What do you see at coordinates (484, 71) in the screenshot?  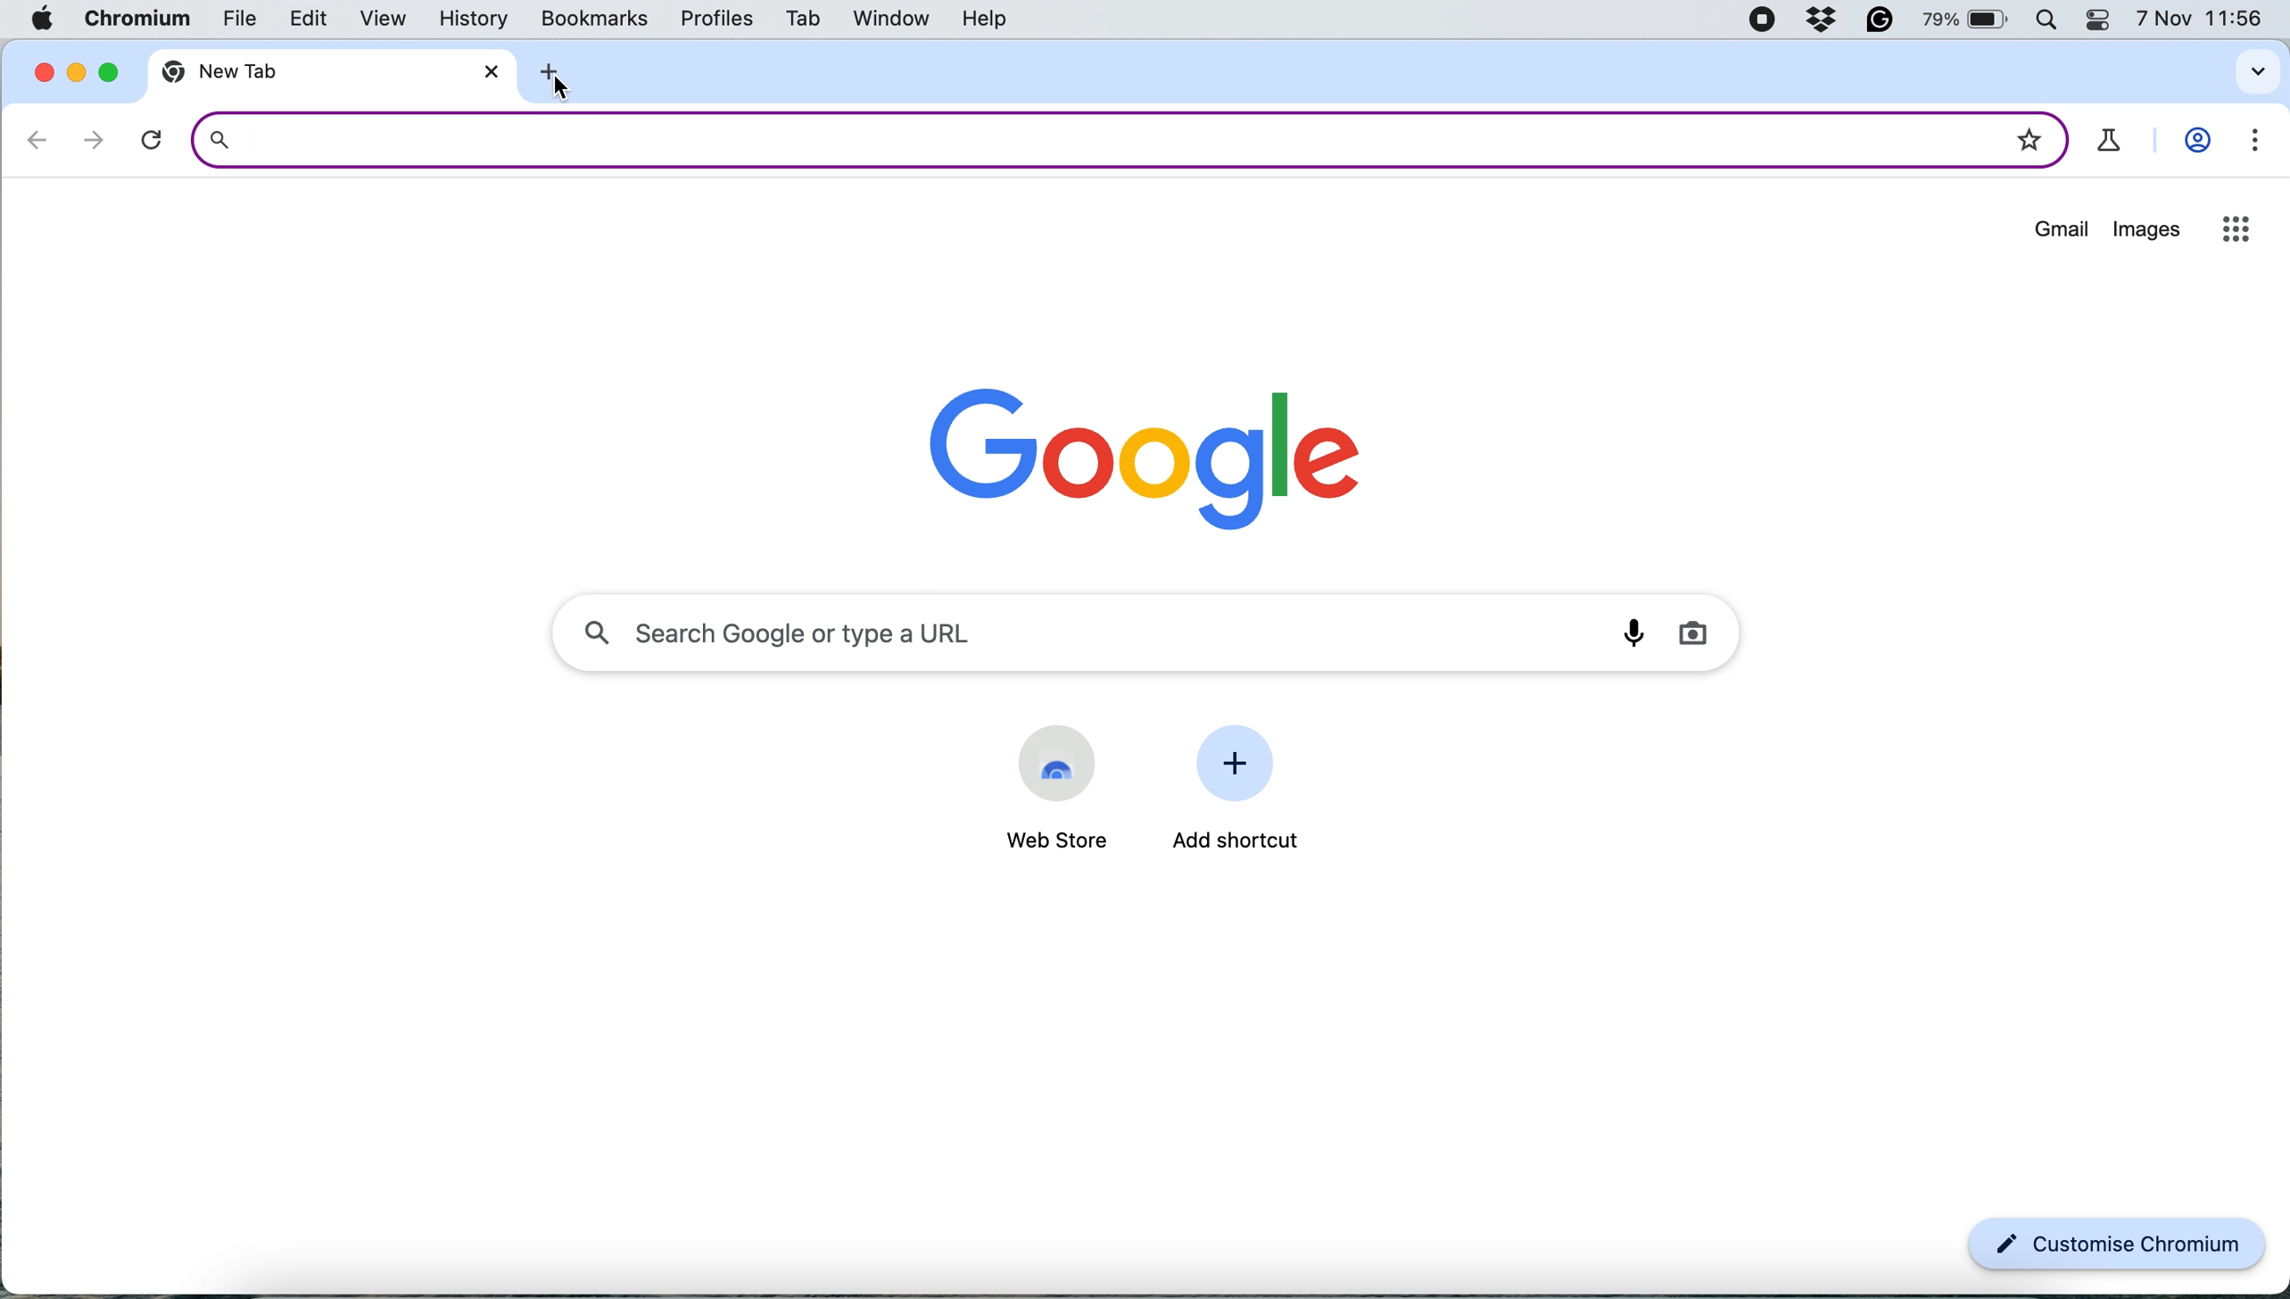 I see `close` at bounding box center [484, 71].